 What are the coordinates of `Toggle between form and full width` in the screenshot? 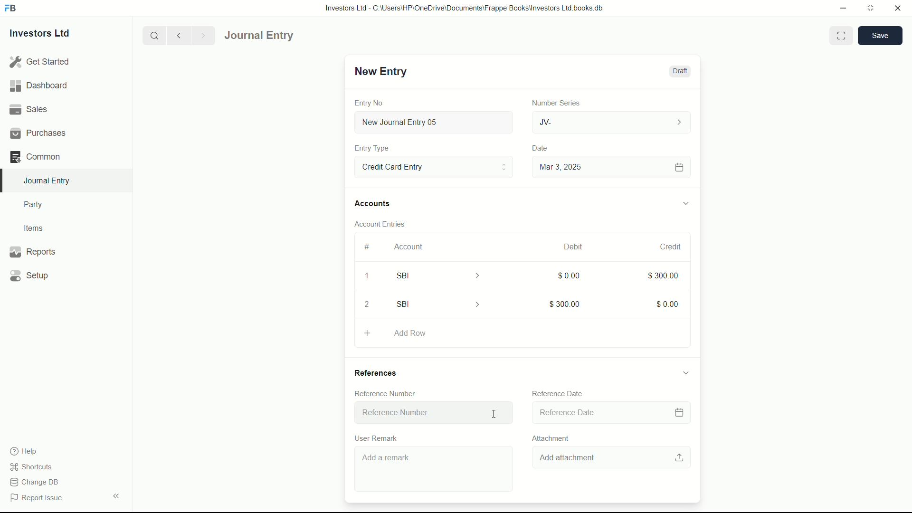 It's located at (842, 36).